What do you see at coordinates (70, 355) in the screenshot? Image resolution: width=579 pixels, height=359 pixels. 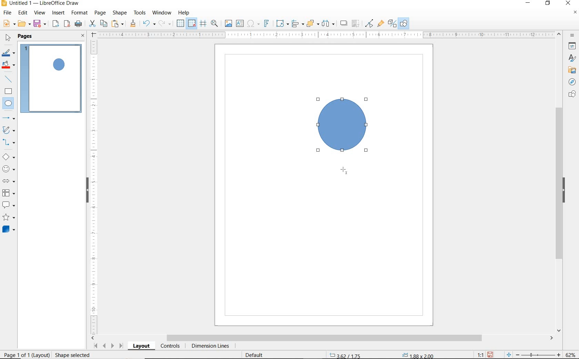 I see `rESIZE sHAPE` at bounding box center [70, 355].